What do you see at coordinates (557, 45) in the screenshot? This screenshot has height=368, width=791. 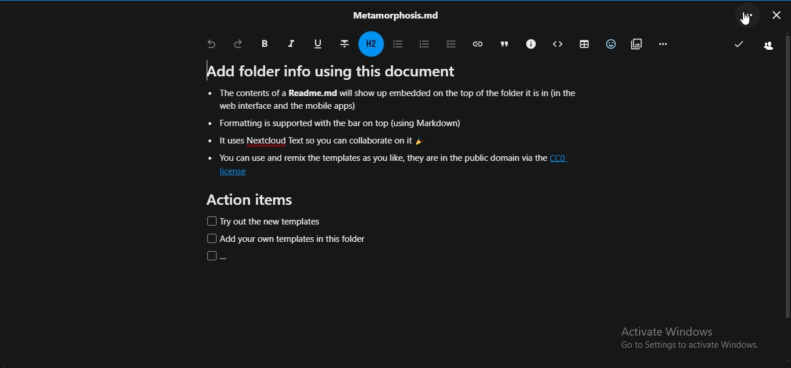 I see `block` at bounding box center [557, 45].